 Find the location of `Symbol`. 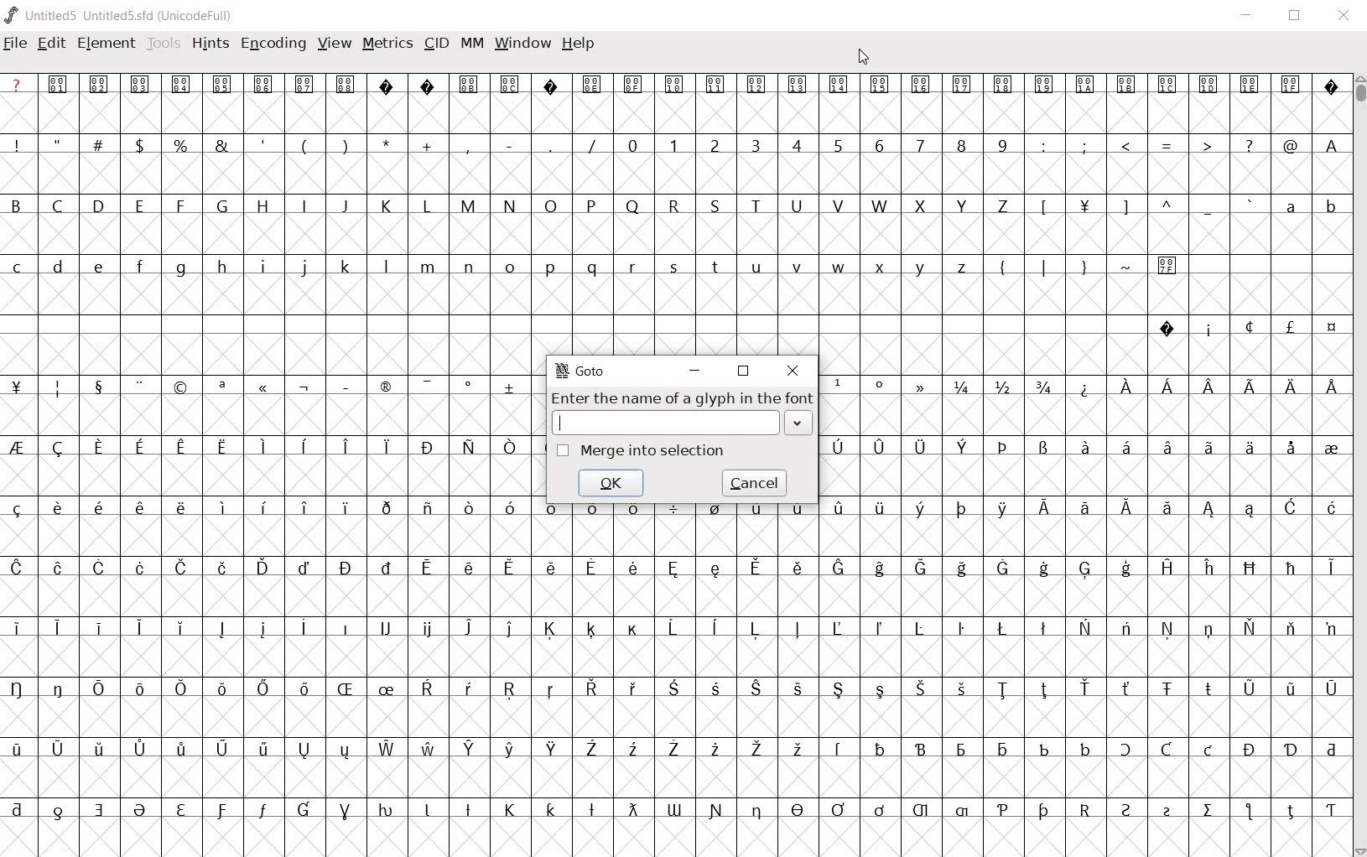

Symbol is located at coordinates (1004, 84).